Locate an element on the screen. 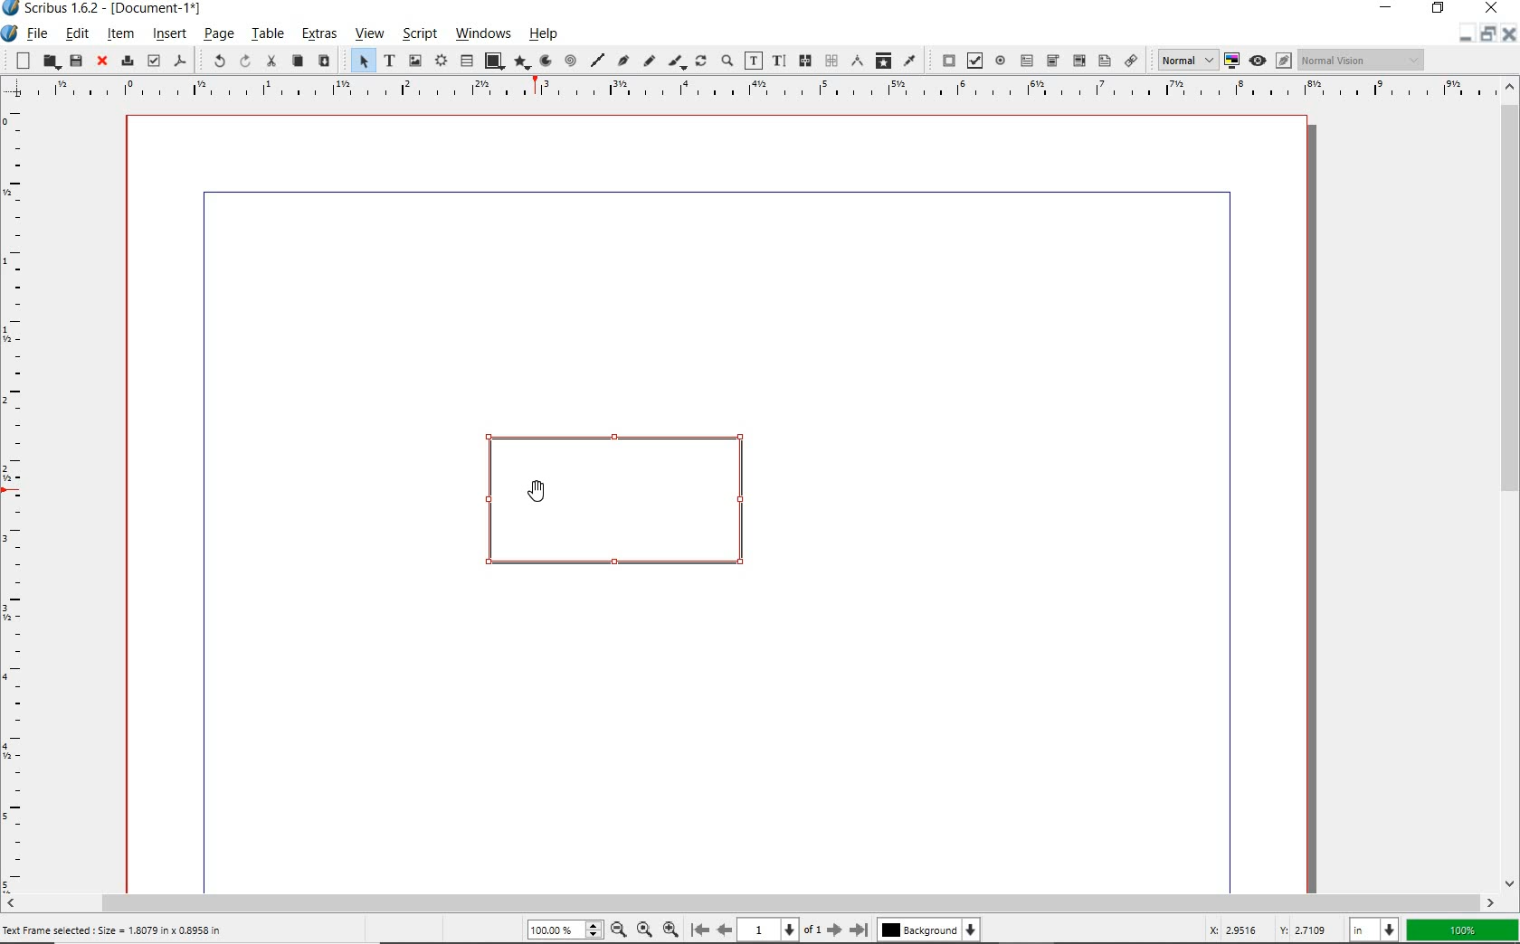 This screenshot has width=1520, height=944. pdf radio button is located at coordinates (1001, 61).